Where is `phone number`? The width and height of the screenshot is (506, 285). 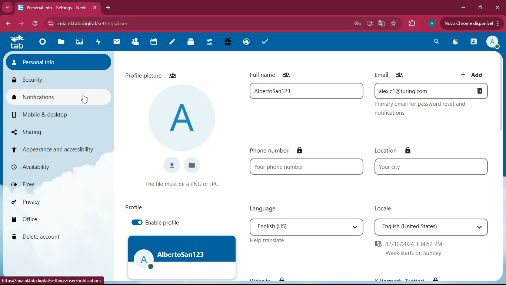 phone number is located at coordinates (288, 150).